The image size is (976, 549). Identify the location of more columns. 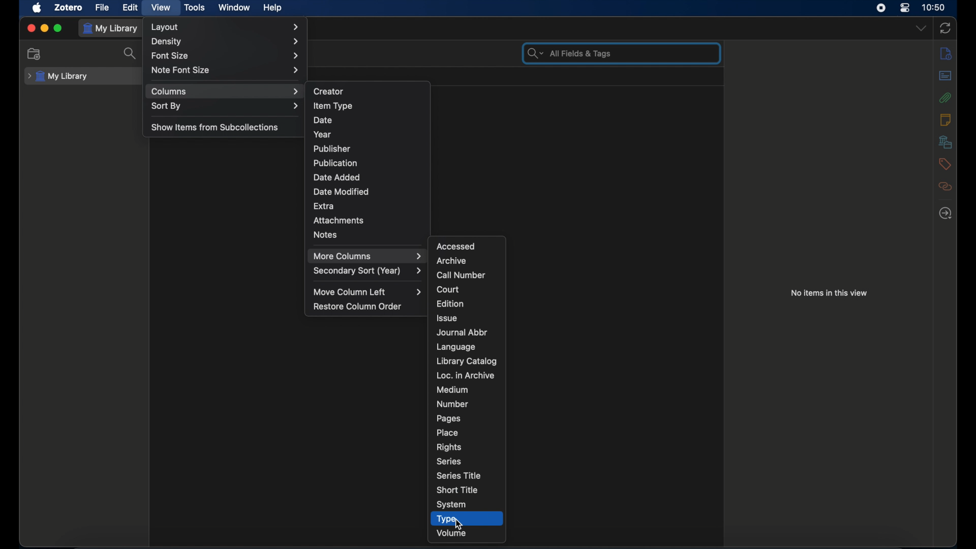
(367, 257).